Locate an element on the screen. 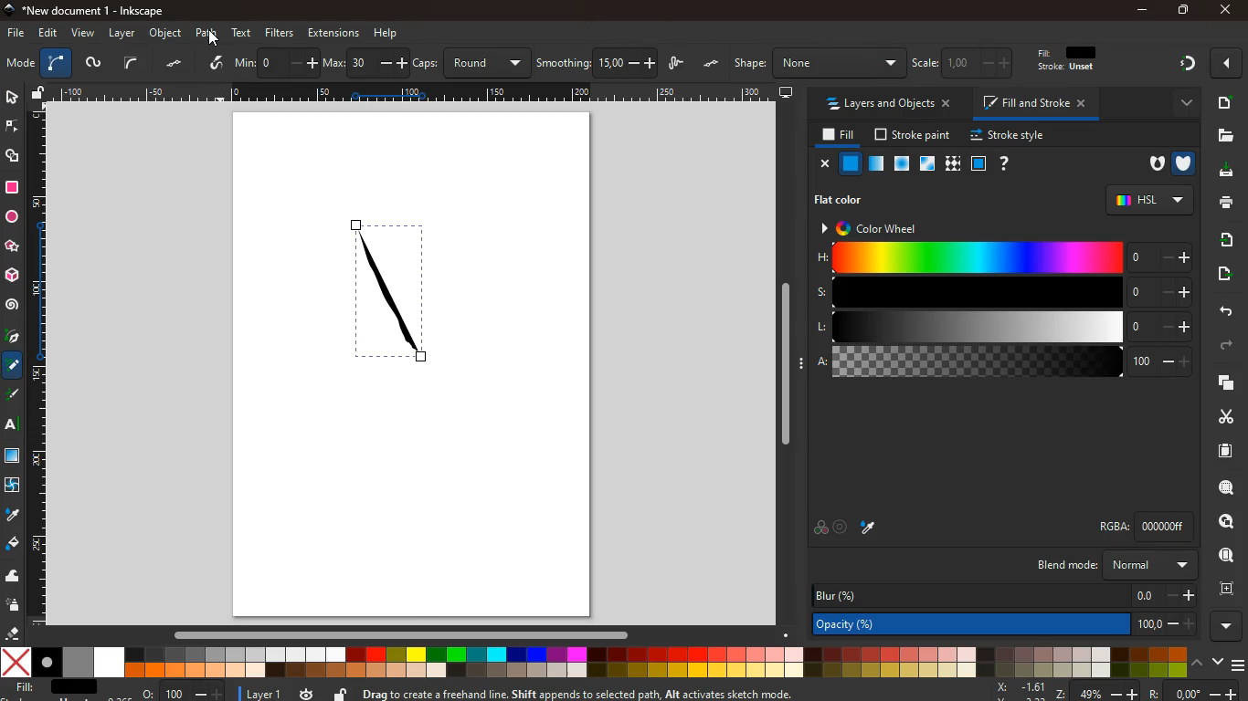  paint is located at coordinates (869, 527).